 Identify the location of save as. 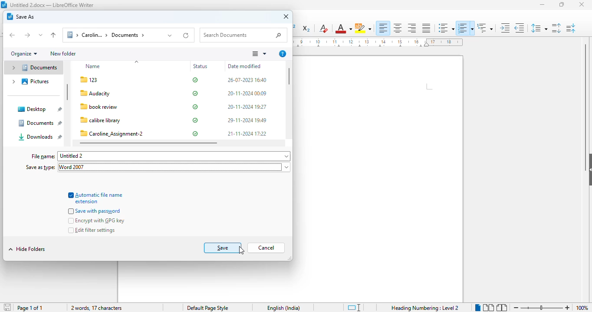
(21, 16).